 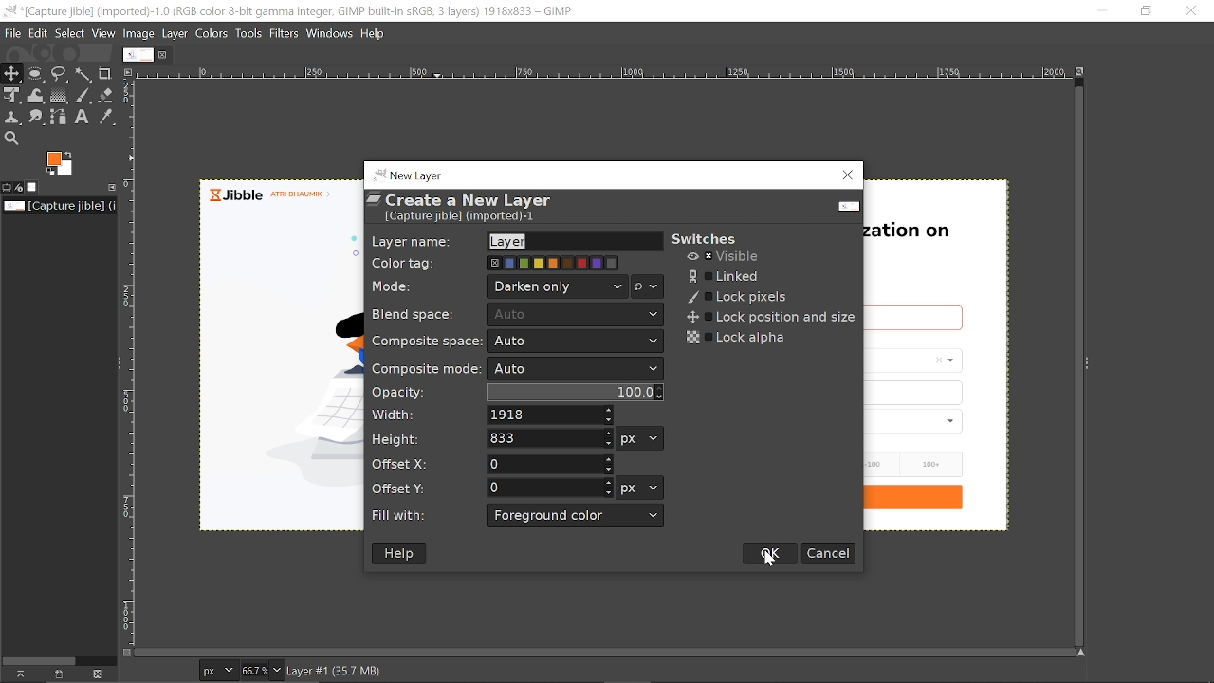 What do you see at coordinates (716, 235) in the screenshot?
I see `Switches` at bounding box center [716, 235].